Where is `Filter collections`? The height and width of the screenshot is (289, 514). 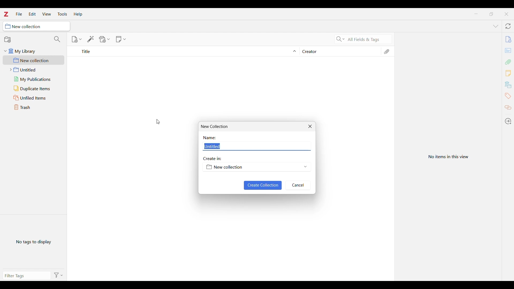
Filter collections is located at coordinates (58, 39).